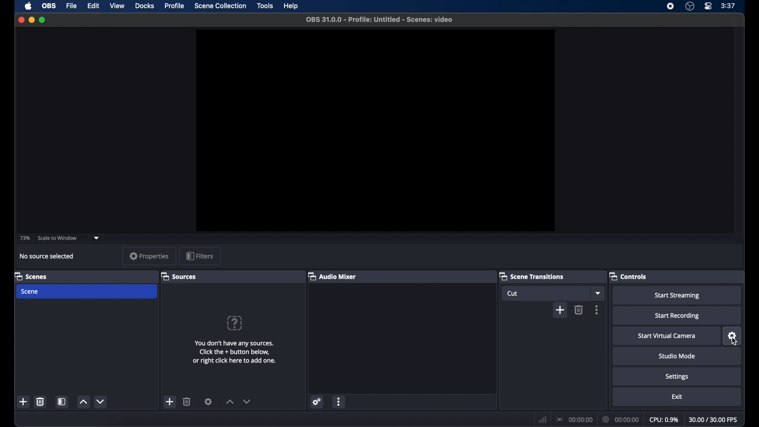 The height and width of the screenshot is (427, 759). Describe the element at coordinates (733, 336) in the screenshot. I see `settings` at that location.